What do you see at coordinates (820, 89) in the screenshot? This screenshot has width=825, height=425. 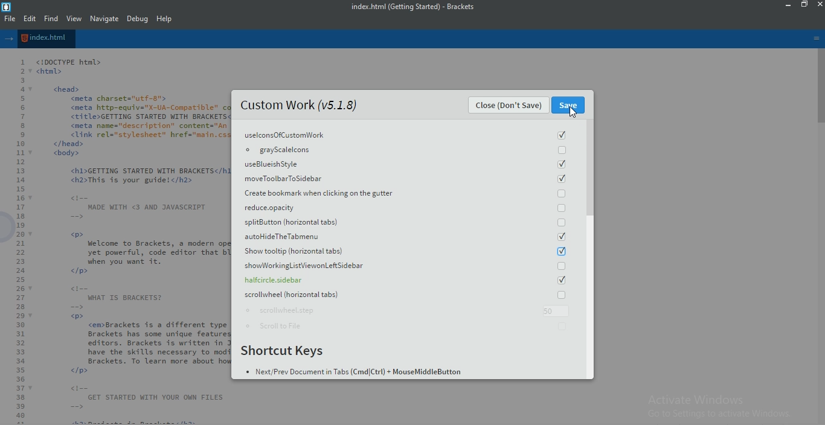 I see `scroll bar` at bounding box center [820, 89].